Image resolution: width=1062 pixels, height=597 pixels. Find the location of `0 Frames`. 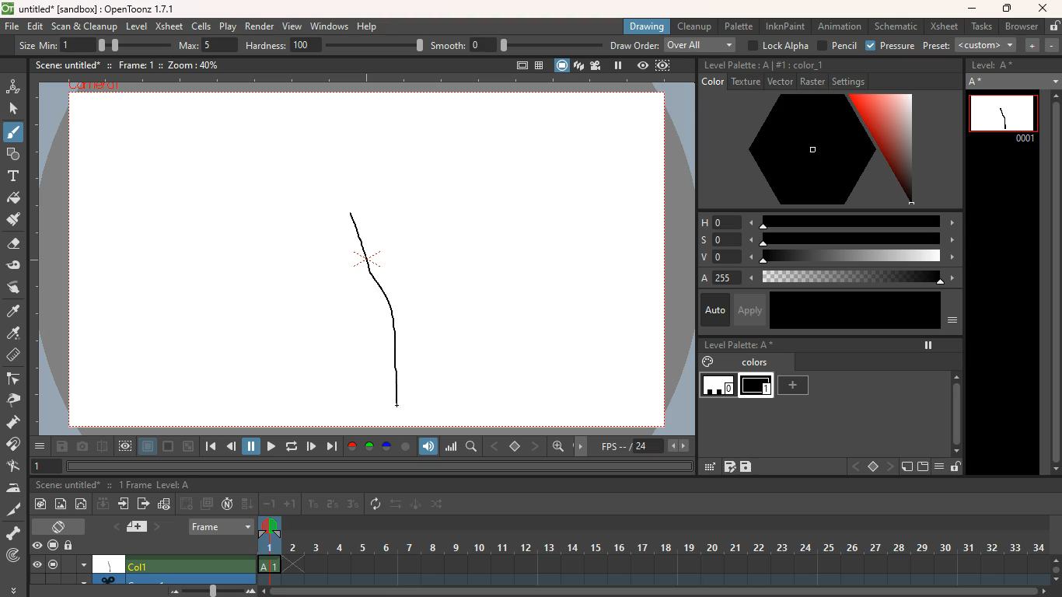

0 Frames is located at coordinates (134, 485).